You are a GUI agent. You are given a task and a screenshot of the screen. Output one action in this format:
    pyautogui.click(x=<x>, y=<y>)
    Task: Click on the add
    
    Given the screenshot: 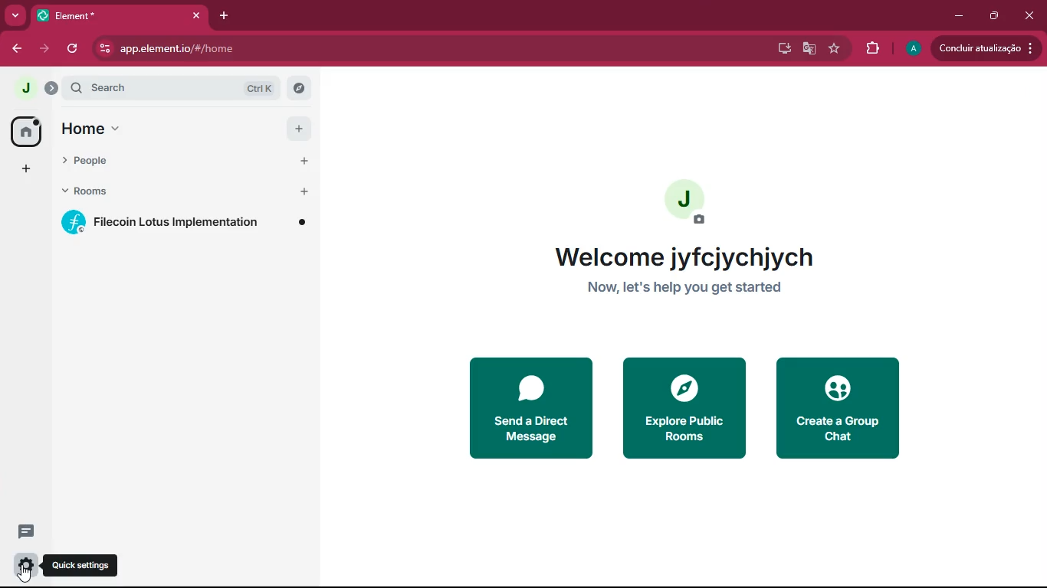 What is the action you would take?
    pyautogui.click(x=307, y=191)
    